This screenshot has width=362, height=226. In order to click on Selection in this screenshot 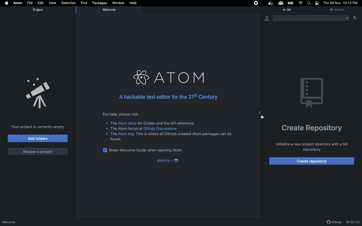, I will do `click(68, 3)`.